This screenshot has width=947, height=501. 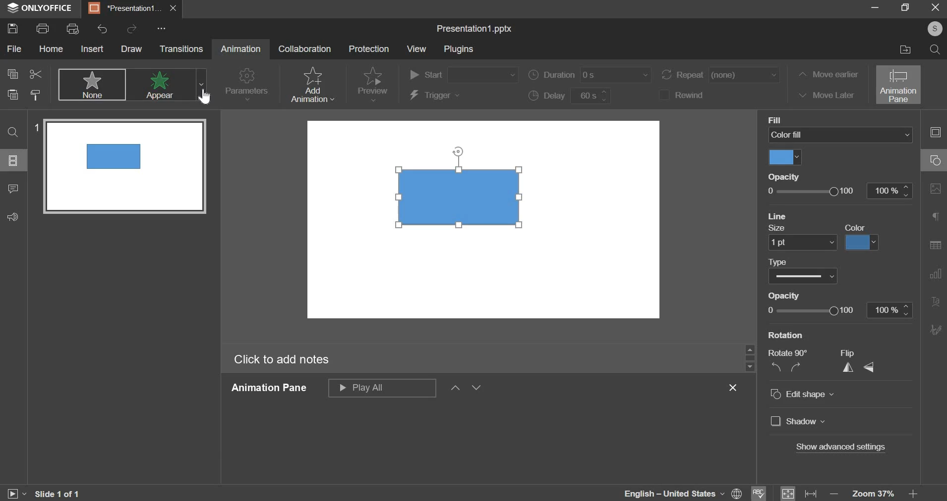 I want to click on print preview, so click(x=73, y=29).